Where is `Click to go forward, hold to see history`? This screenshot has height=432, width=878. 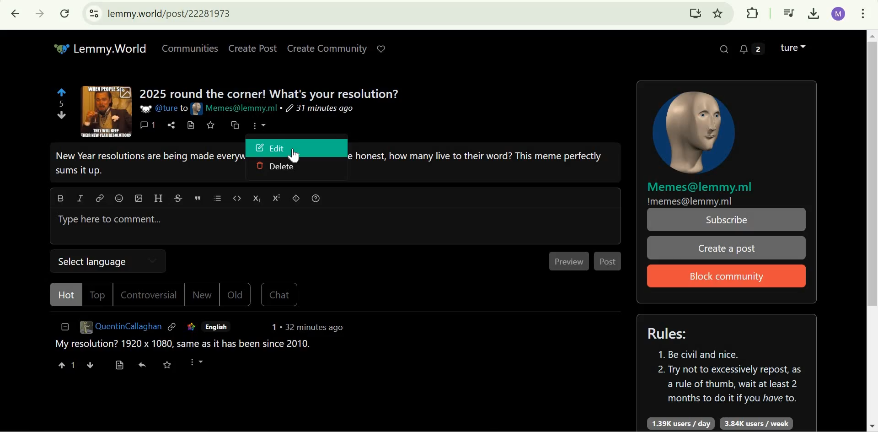
Click to go forward, hold to see history is located at coordinates (40, 14).